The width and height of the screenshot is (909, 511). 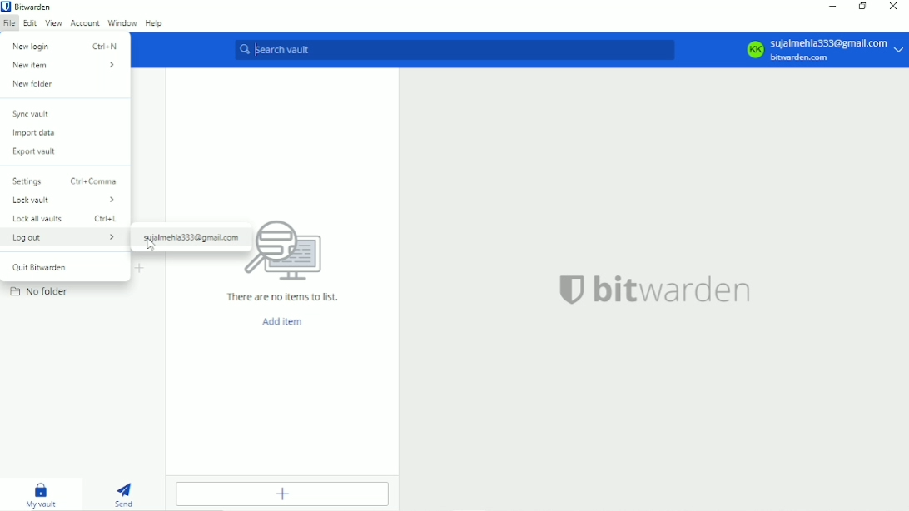 What do you see at coordinates (754, 49) in the screenshot?
I see `KK` at bounding box center [754, 49].